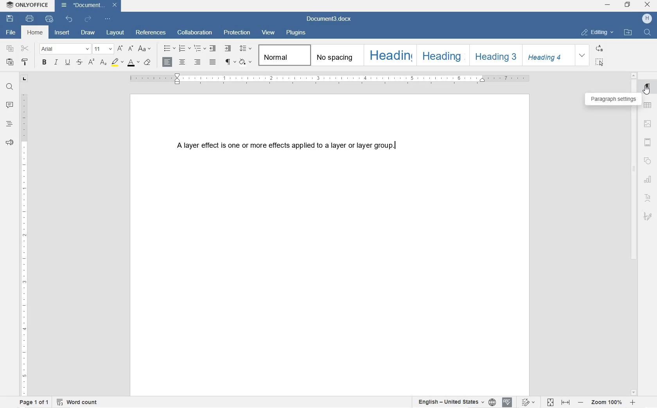 This screenshot has width=657, height=408. I want to click on CLEAR STYLE, so click(147, 63).